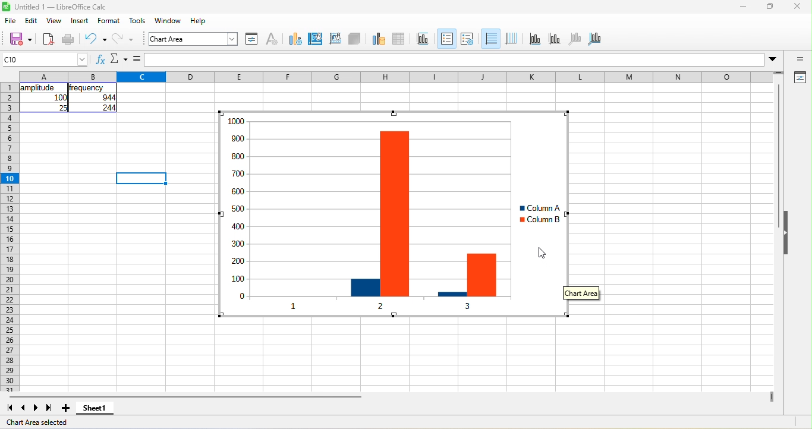  What do you see at coordinates (60, 97) in the screenshot?
I see `100` at bounding box center [60, 97].